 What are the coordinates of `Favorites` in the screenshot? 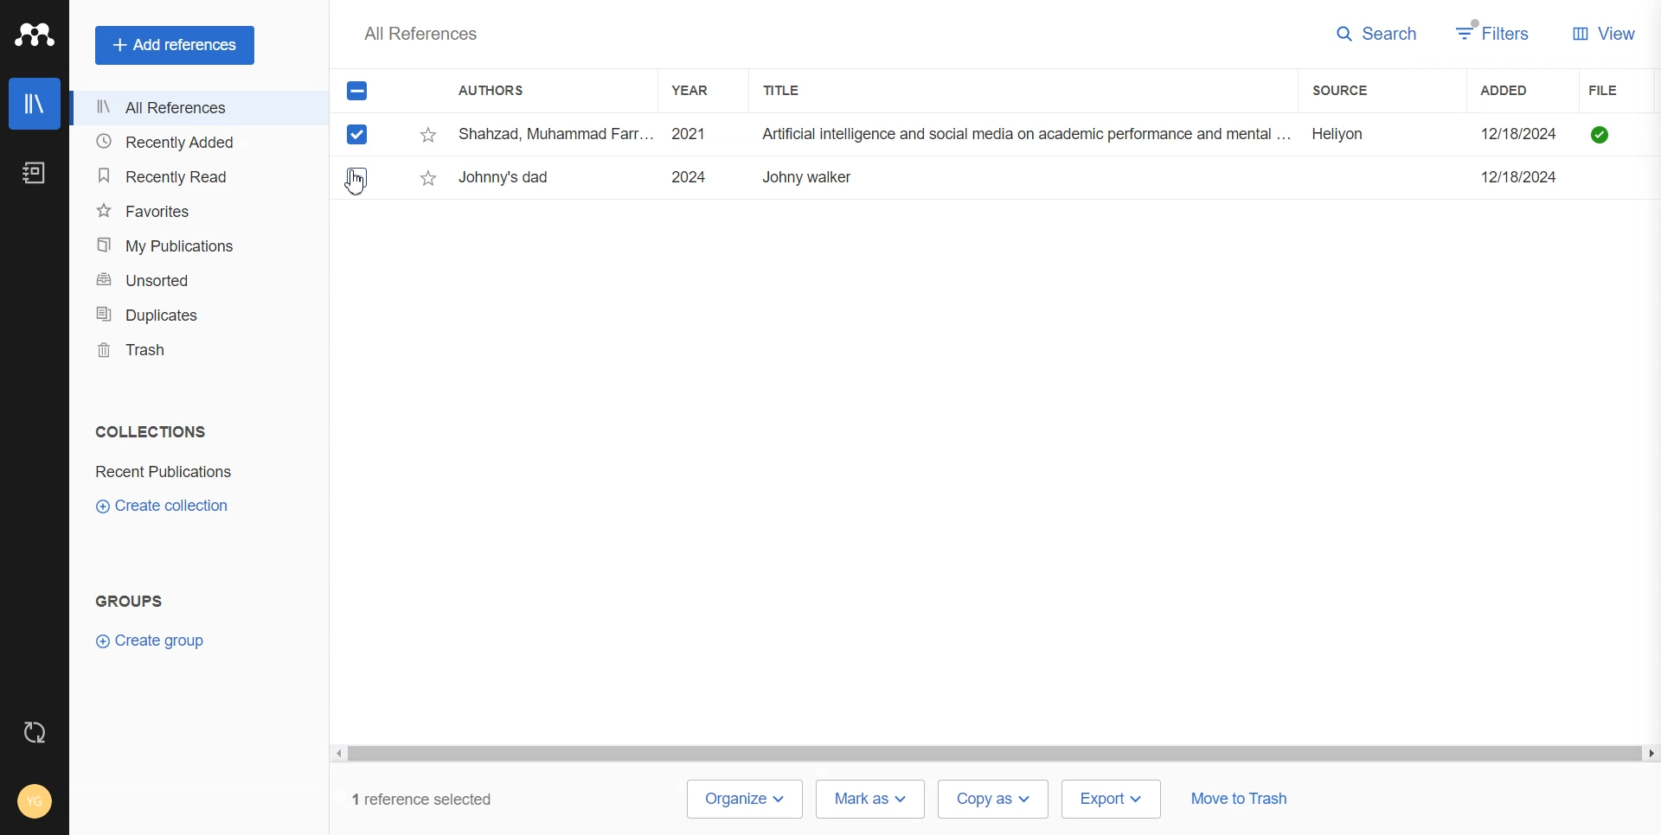 It's located at (194, 209).